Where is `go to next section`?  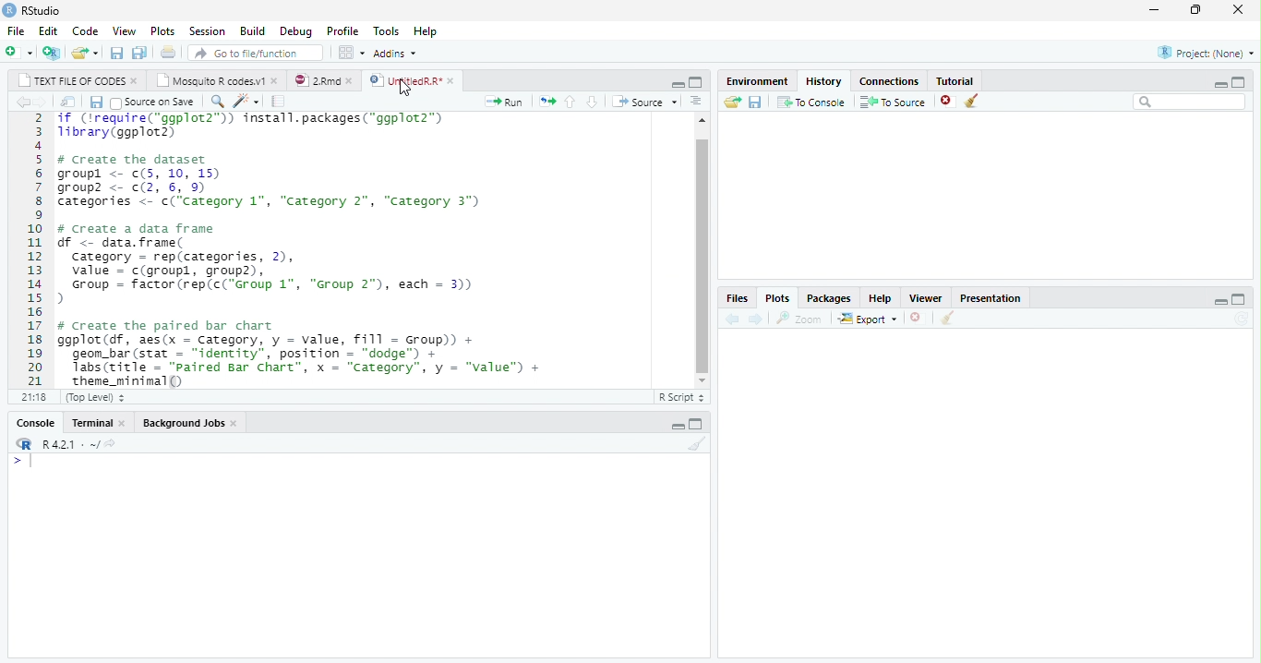 go to next section is located at coordinates (593, 102).